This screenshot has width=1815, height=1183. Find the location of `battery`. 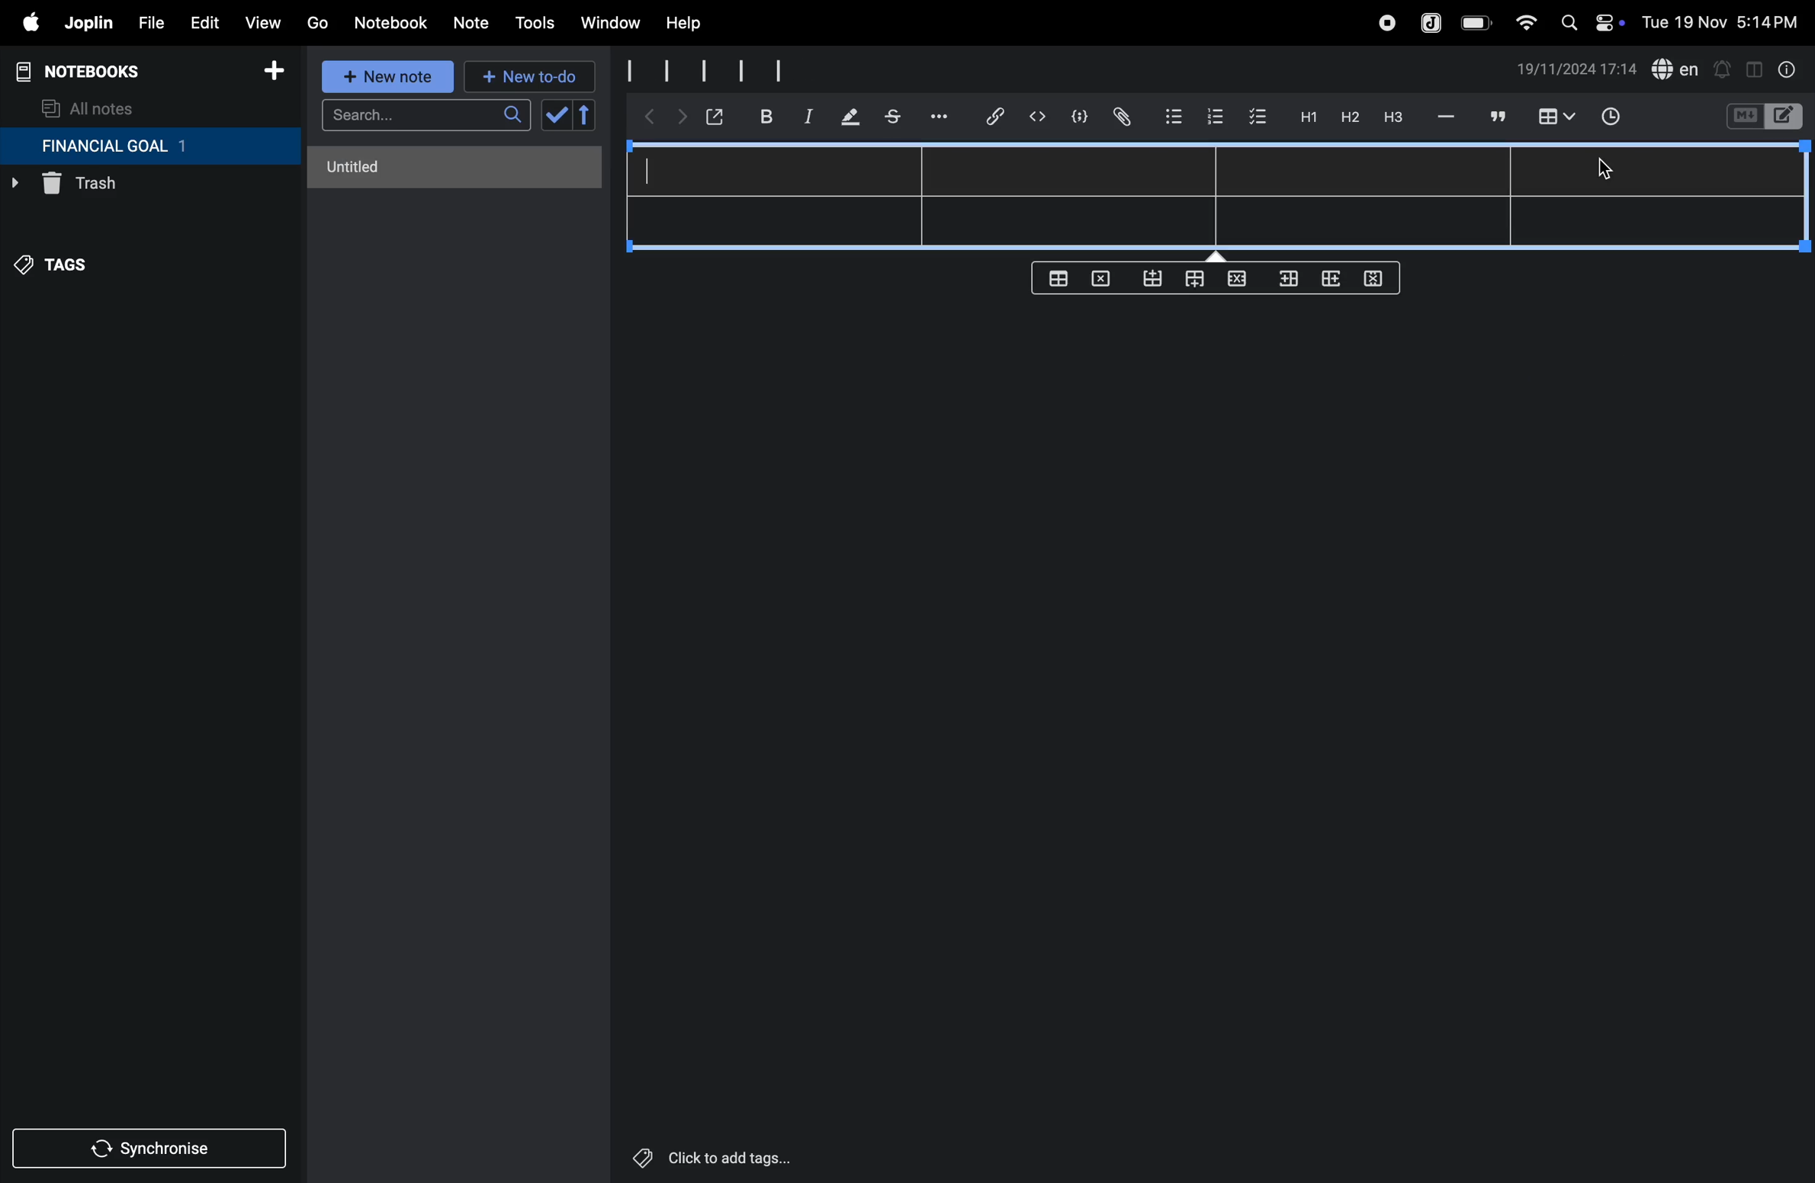

battery is located at coordinates (1477, 23).